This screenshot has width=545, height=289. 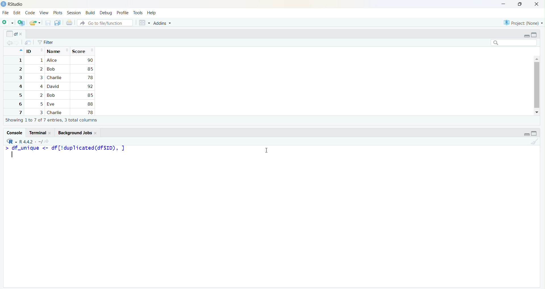 I want to click on scroll up, so click(x=536, y=58).